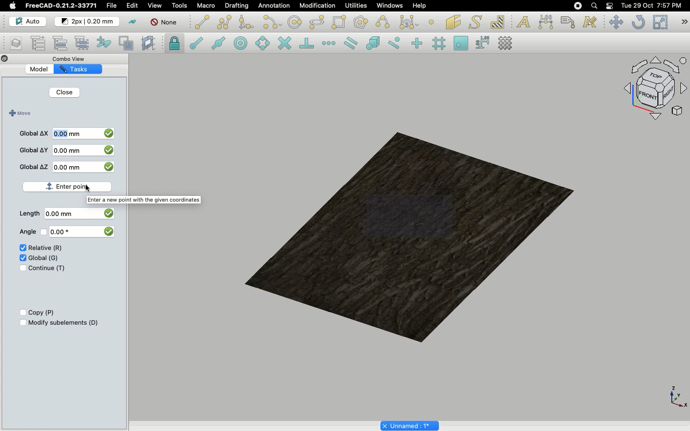  I want to click on Facebinder, so click(453, 23).